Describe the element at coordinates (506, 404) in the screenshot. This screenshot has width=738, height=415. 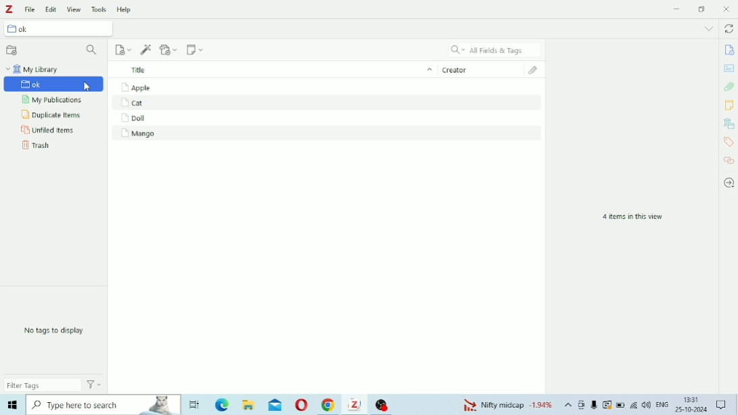
I see `Nifty midcap -1.94%` at that location.